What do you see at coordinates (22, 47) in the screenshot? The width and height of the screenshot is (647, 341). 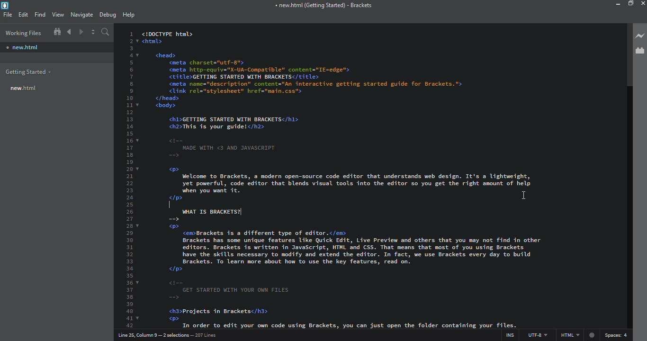 I see `new` at bounding box center [22, 47].